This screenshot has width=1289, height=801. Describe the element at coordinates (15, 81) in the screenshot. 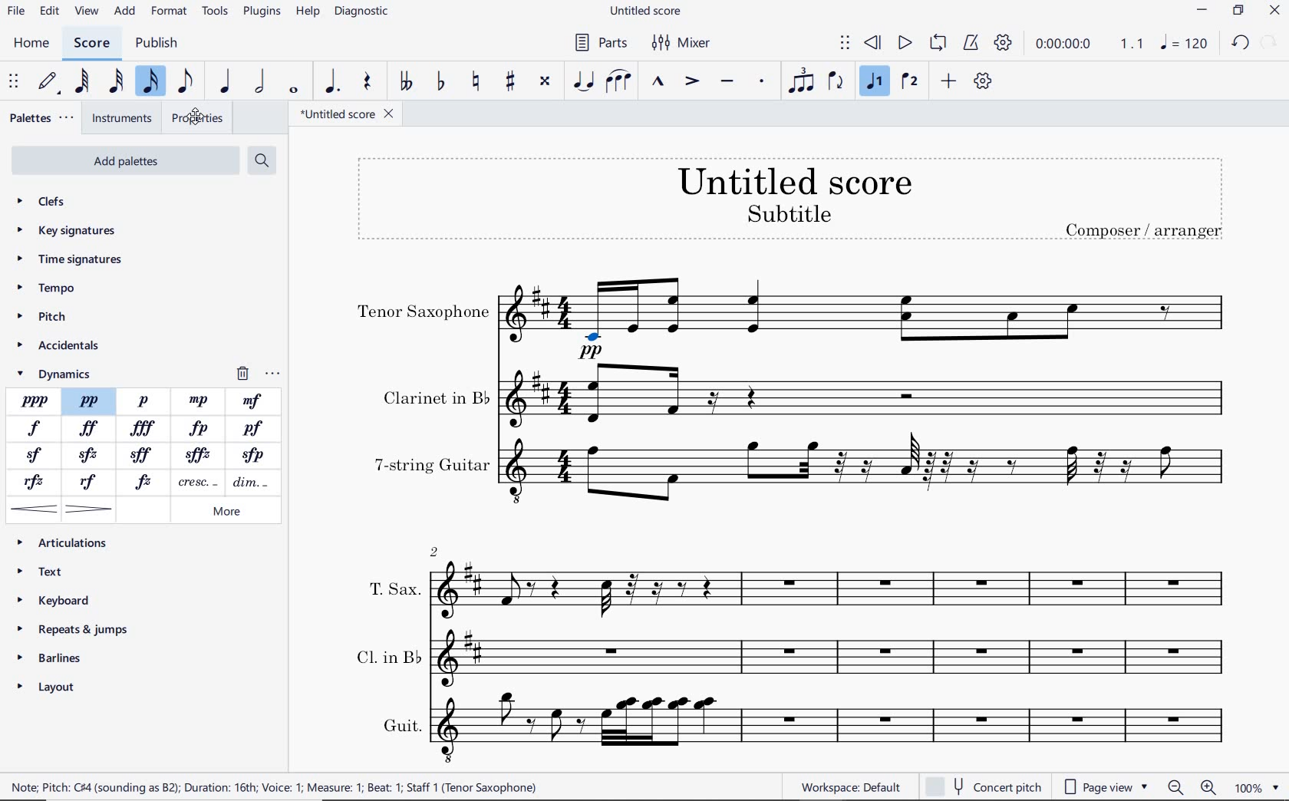

I see `SELECT TO MOVE` at that location.